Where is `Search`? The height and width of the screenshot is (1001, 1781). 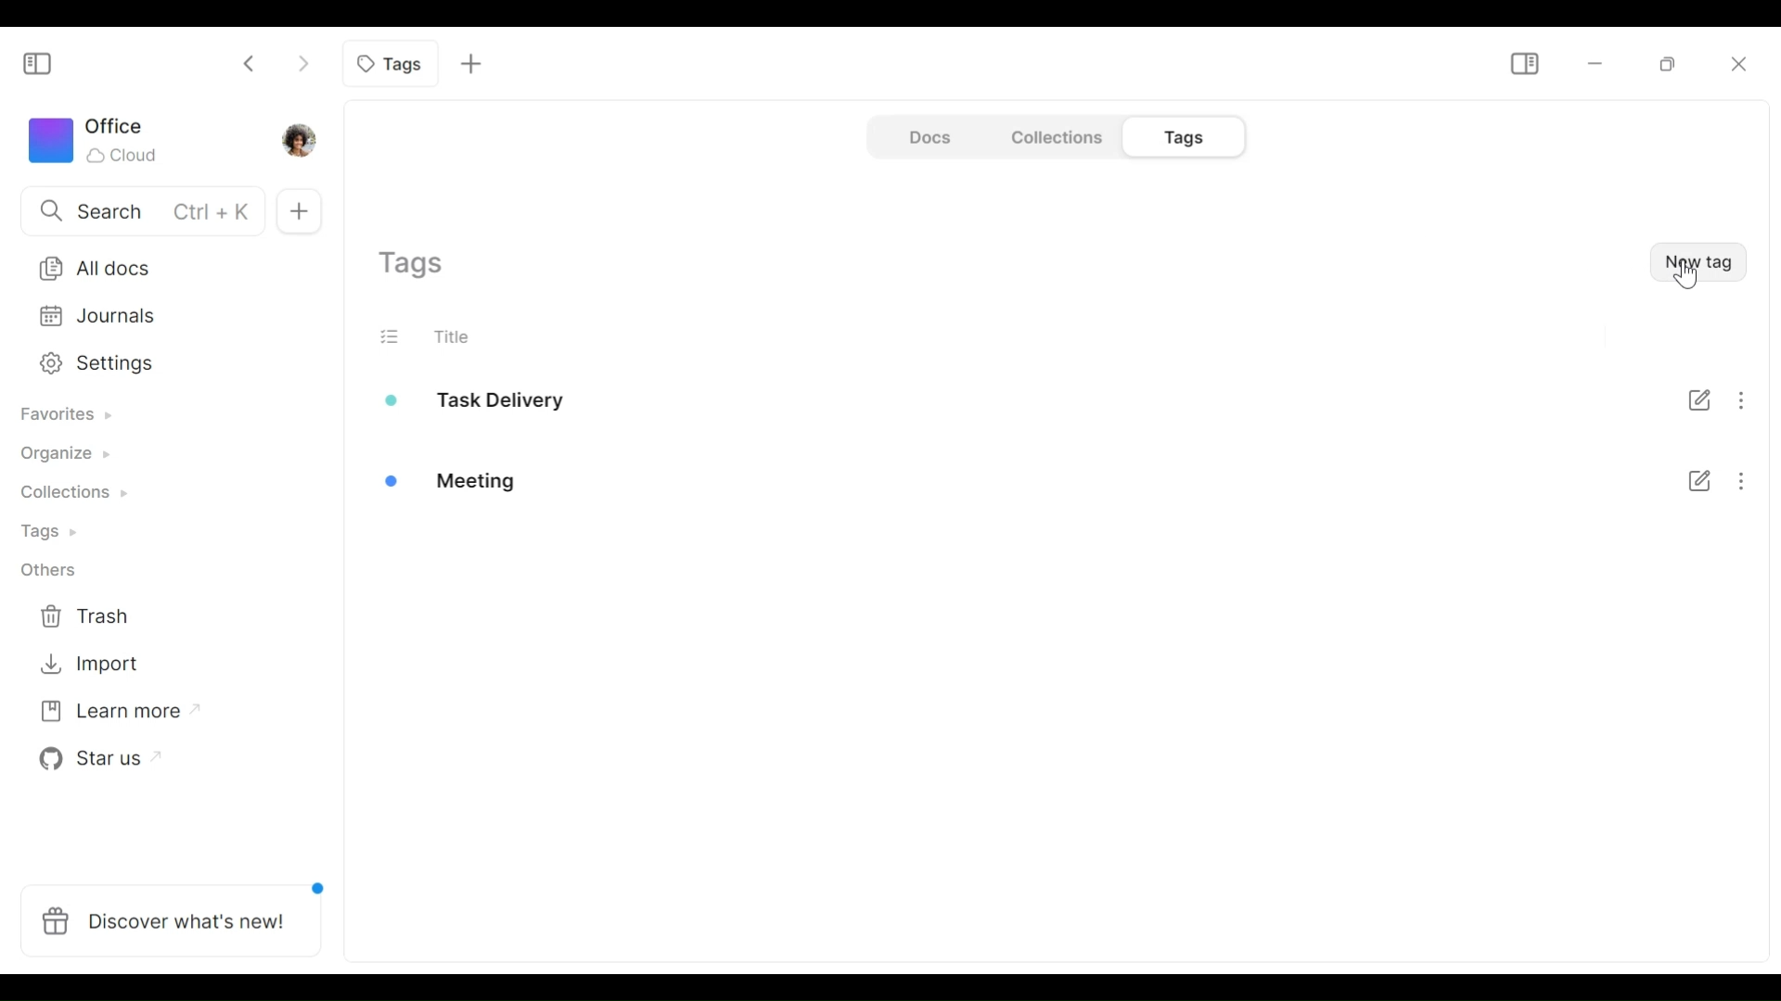
Search is located at coordinates (135, 213).